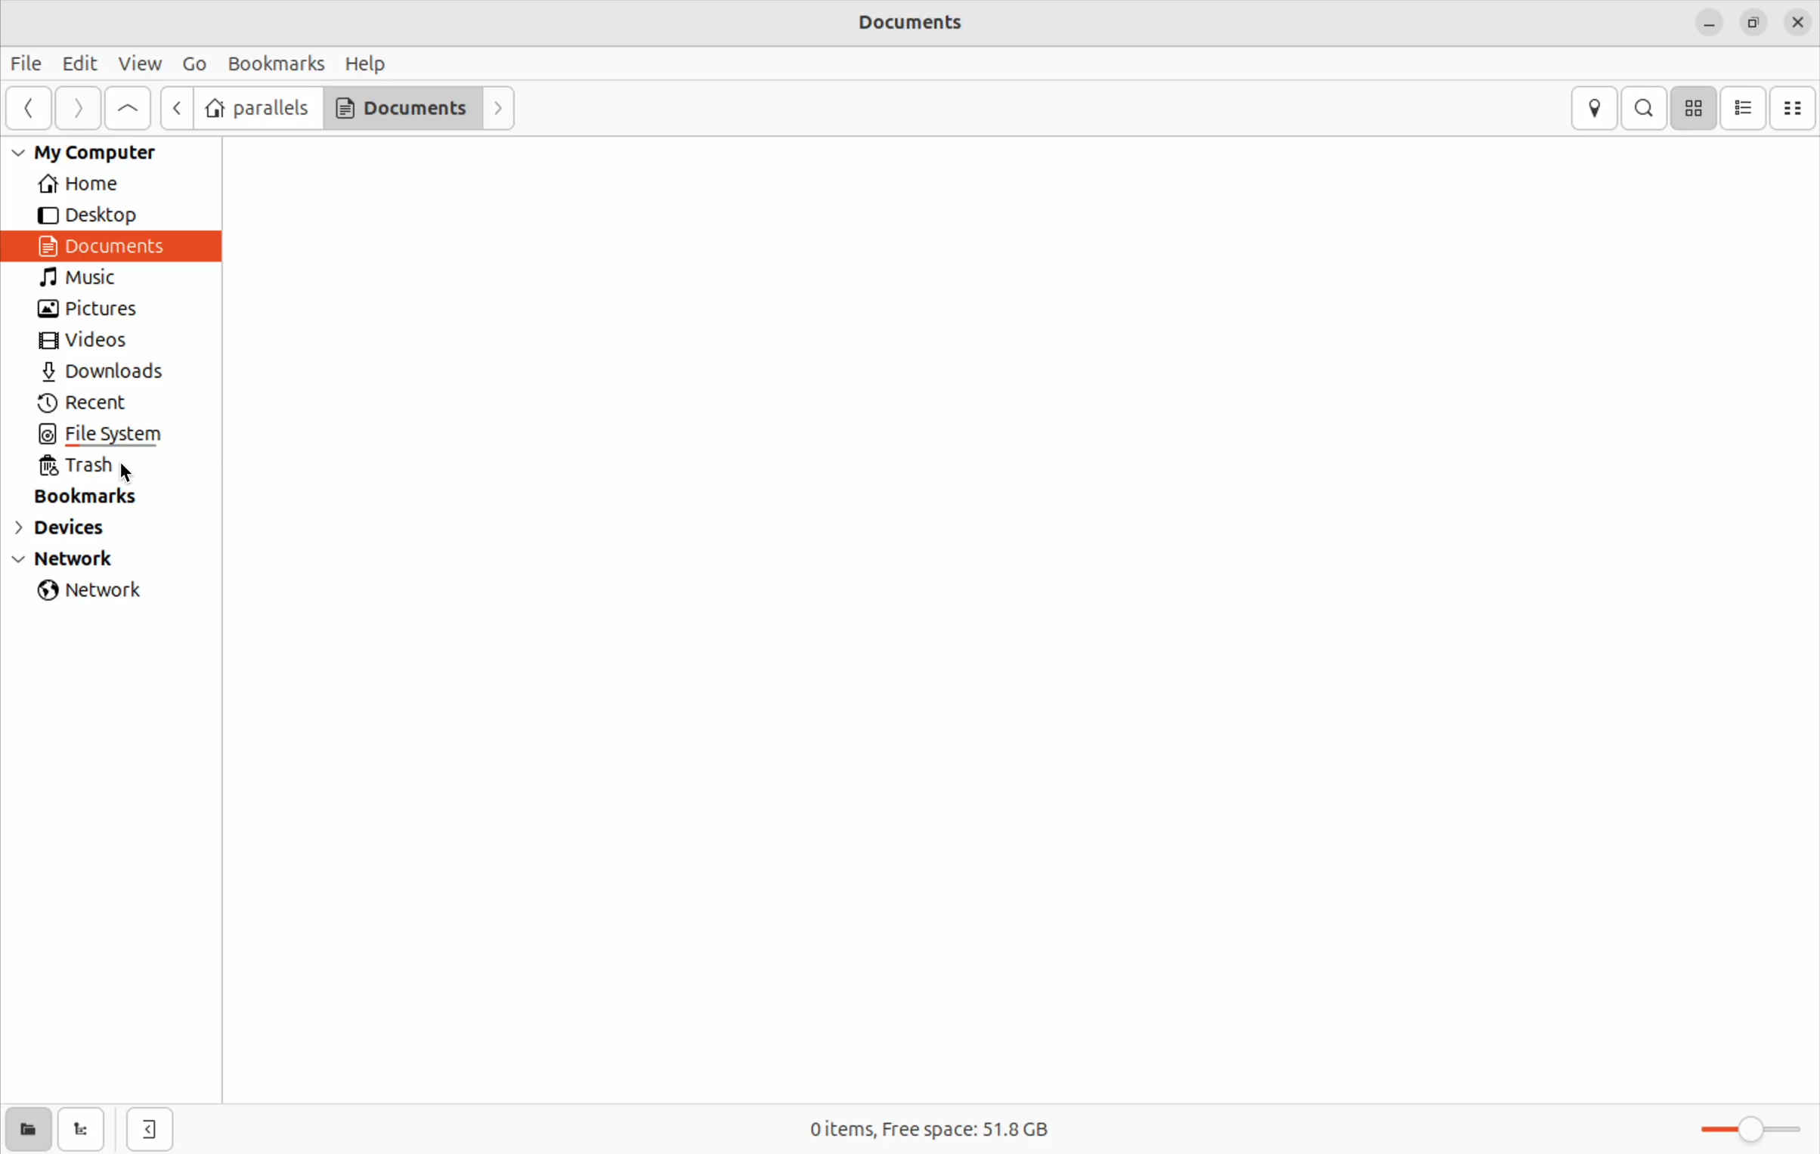 The height and width of the screenshot is (1154, 1820). What do you see at coordinates (96, 278) in the screenshot?
I see `music` at bounding box center [96, 278].